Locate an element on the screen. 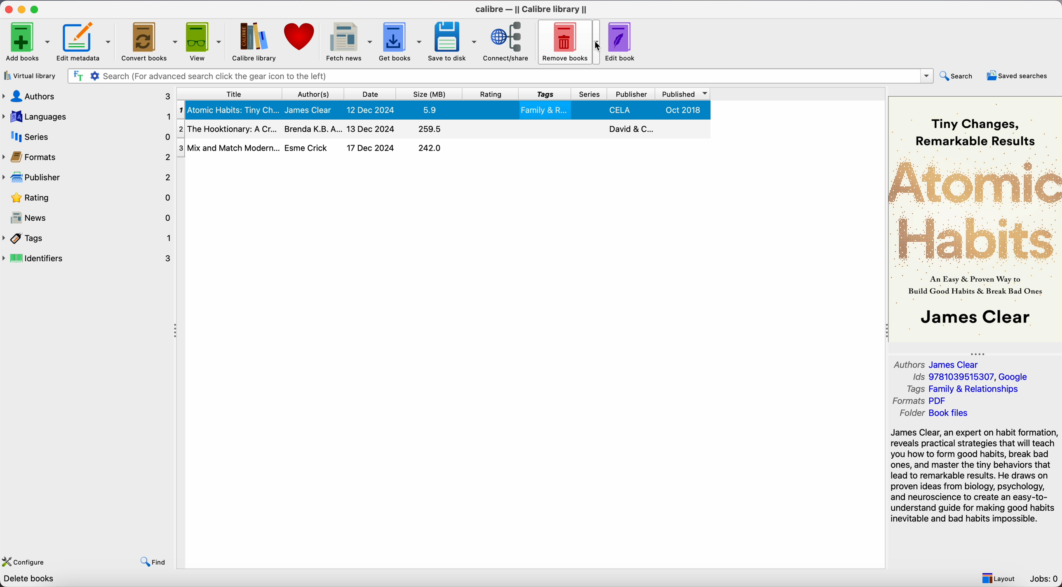 This screenshot has width=1062, height=587. Atomic Habits: Tiny Ch... is located at coordinates (228, 110).